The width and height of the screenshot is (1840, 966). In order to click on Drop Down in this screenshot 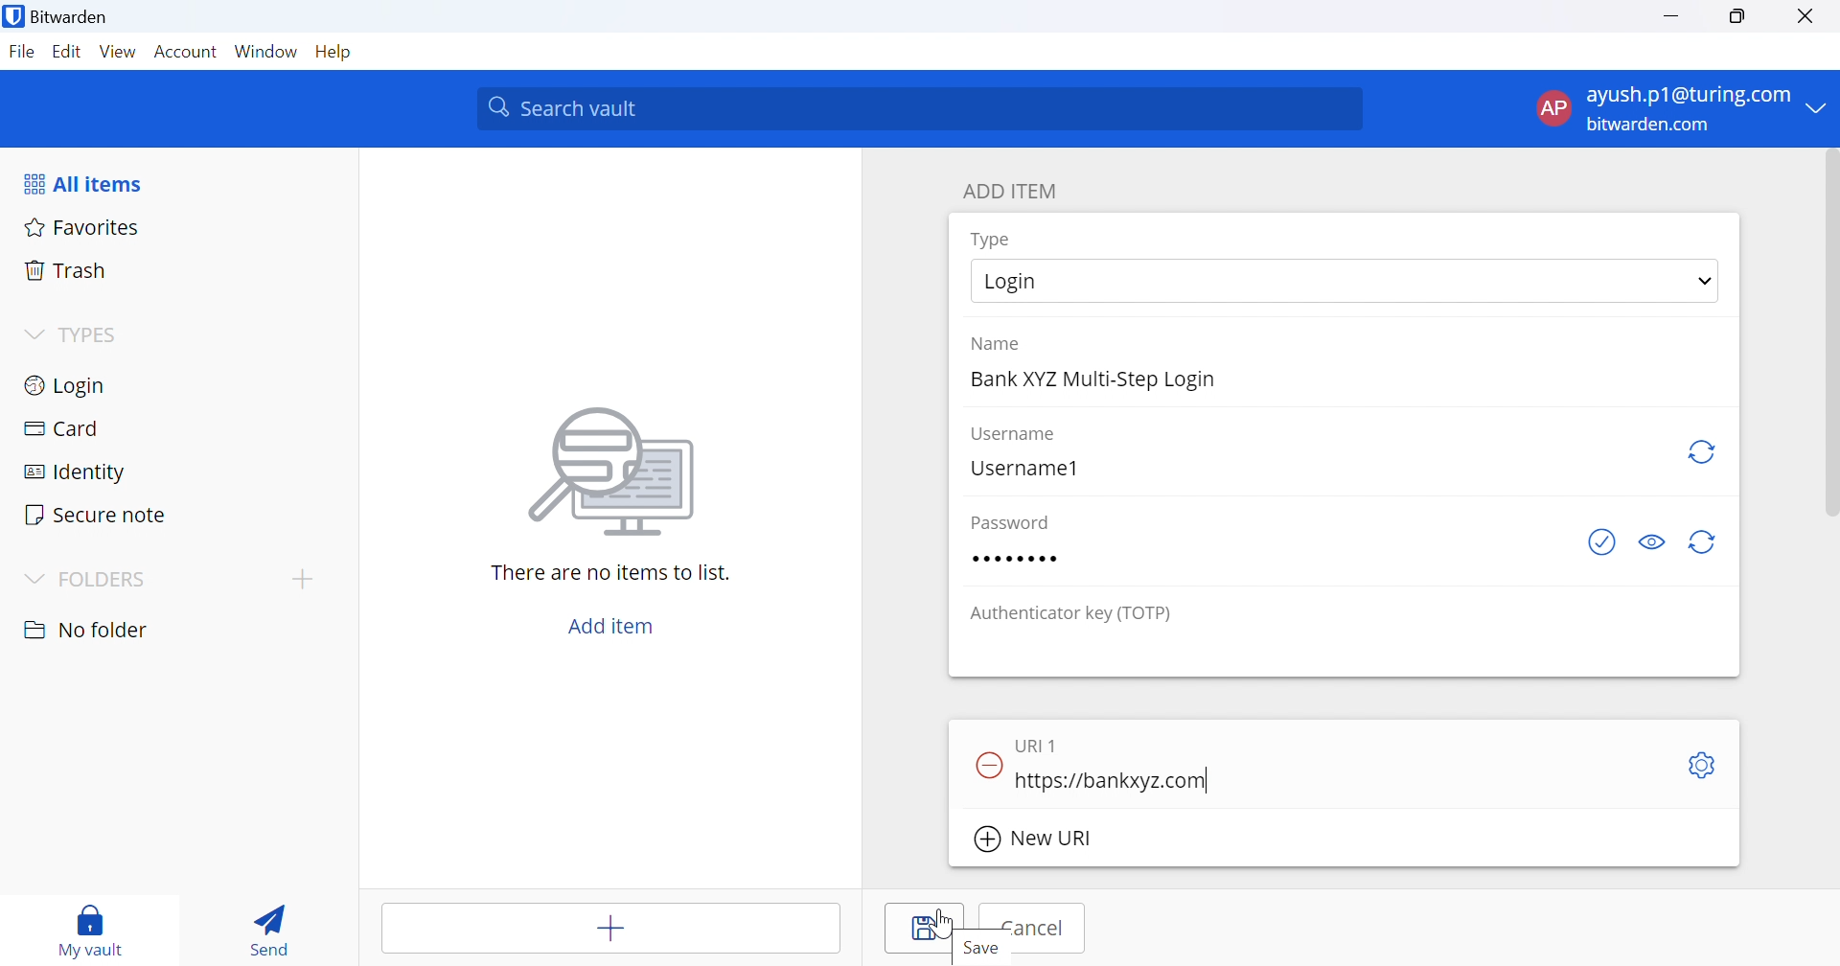, I will do `click(35, 578)`.